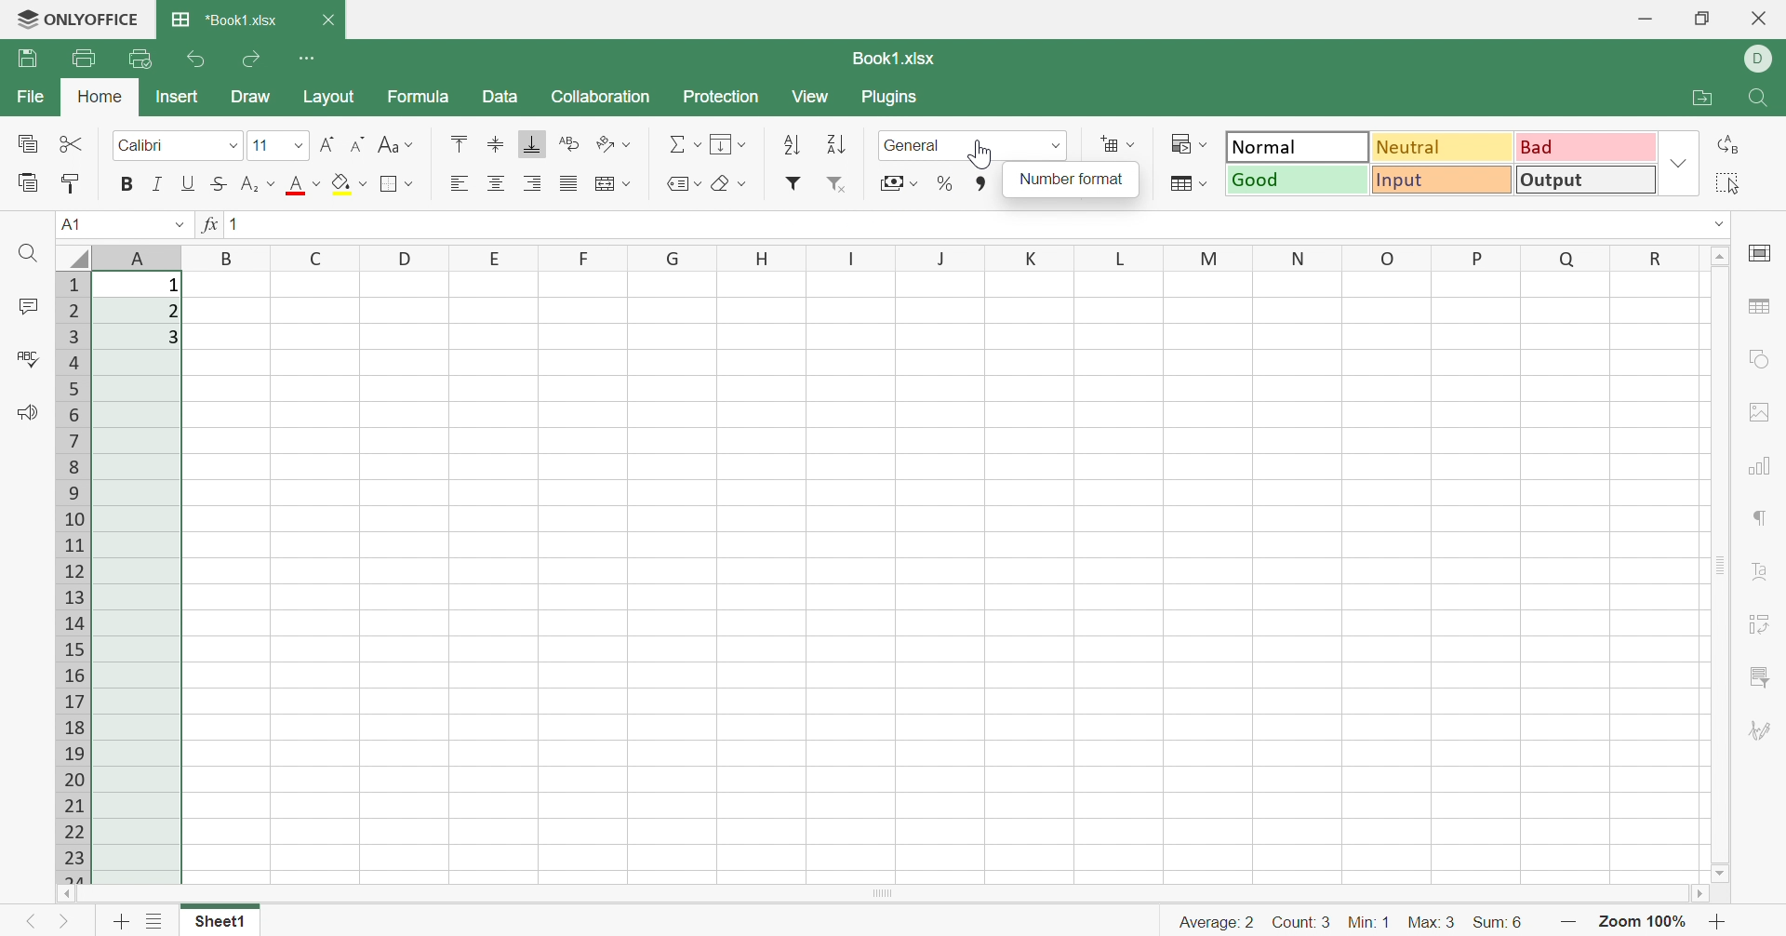  Describe the element at coordinates (222, 18) in the screenshot. I see `*Book1.xlsx` at that location.